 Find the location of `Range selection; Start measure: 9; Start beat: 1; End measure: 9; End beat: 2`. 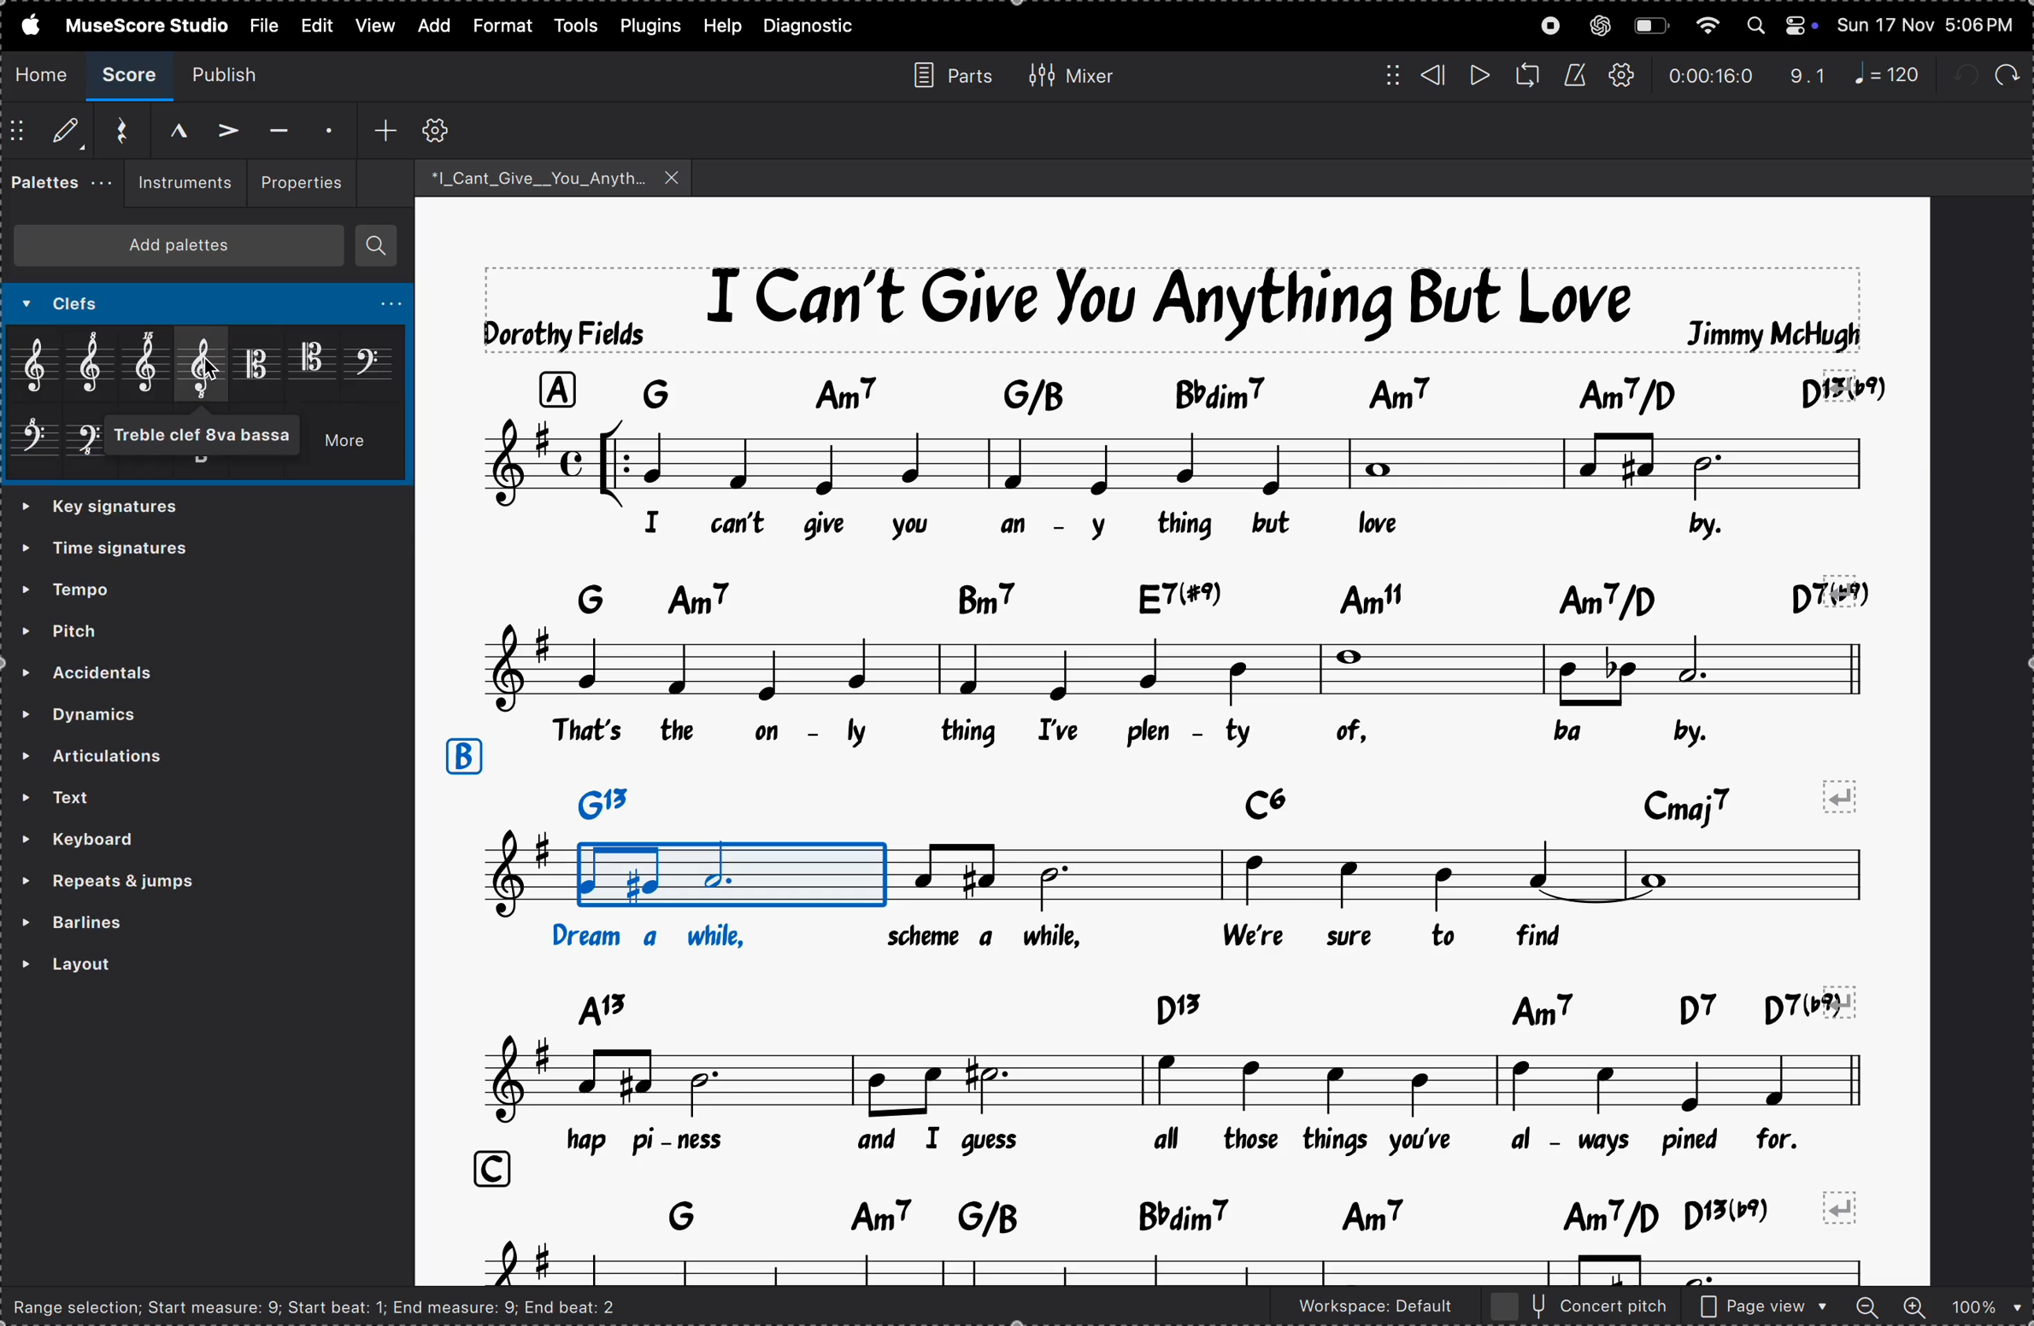

Range selection; Start measure: 9; Start beat: 1; End measure: 9; End beat: 2 is located at coordinates (330, 1305).